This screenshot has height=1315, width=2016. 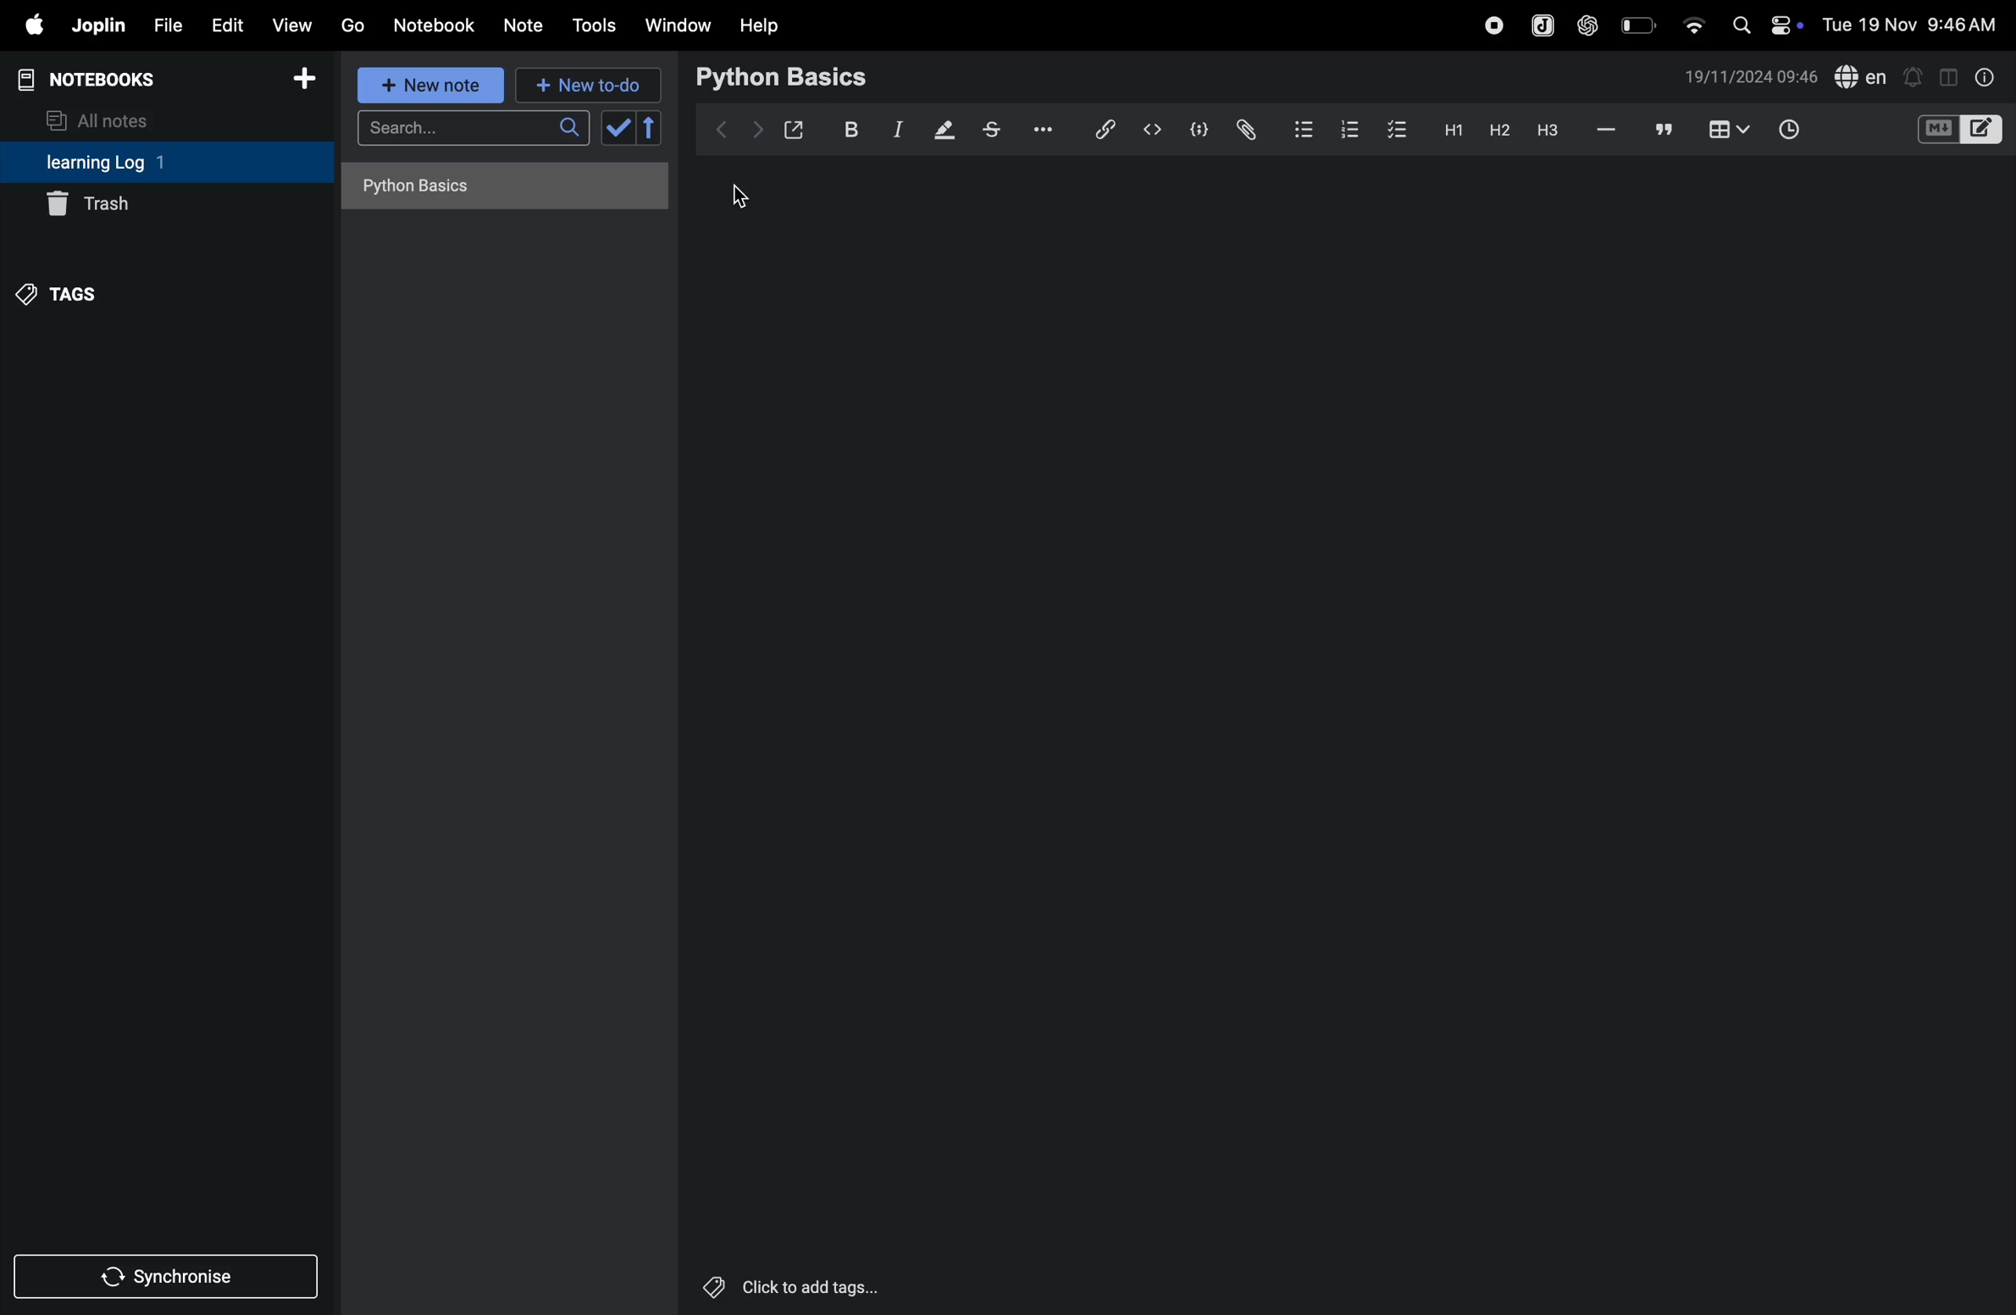 I want to click on code block, so click(x=1958, y=131).